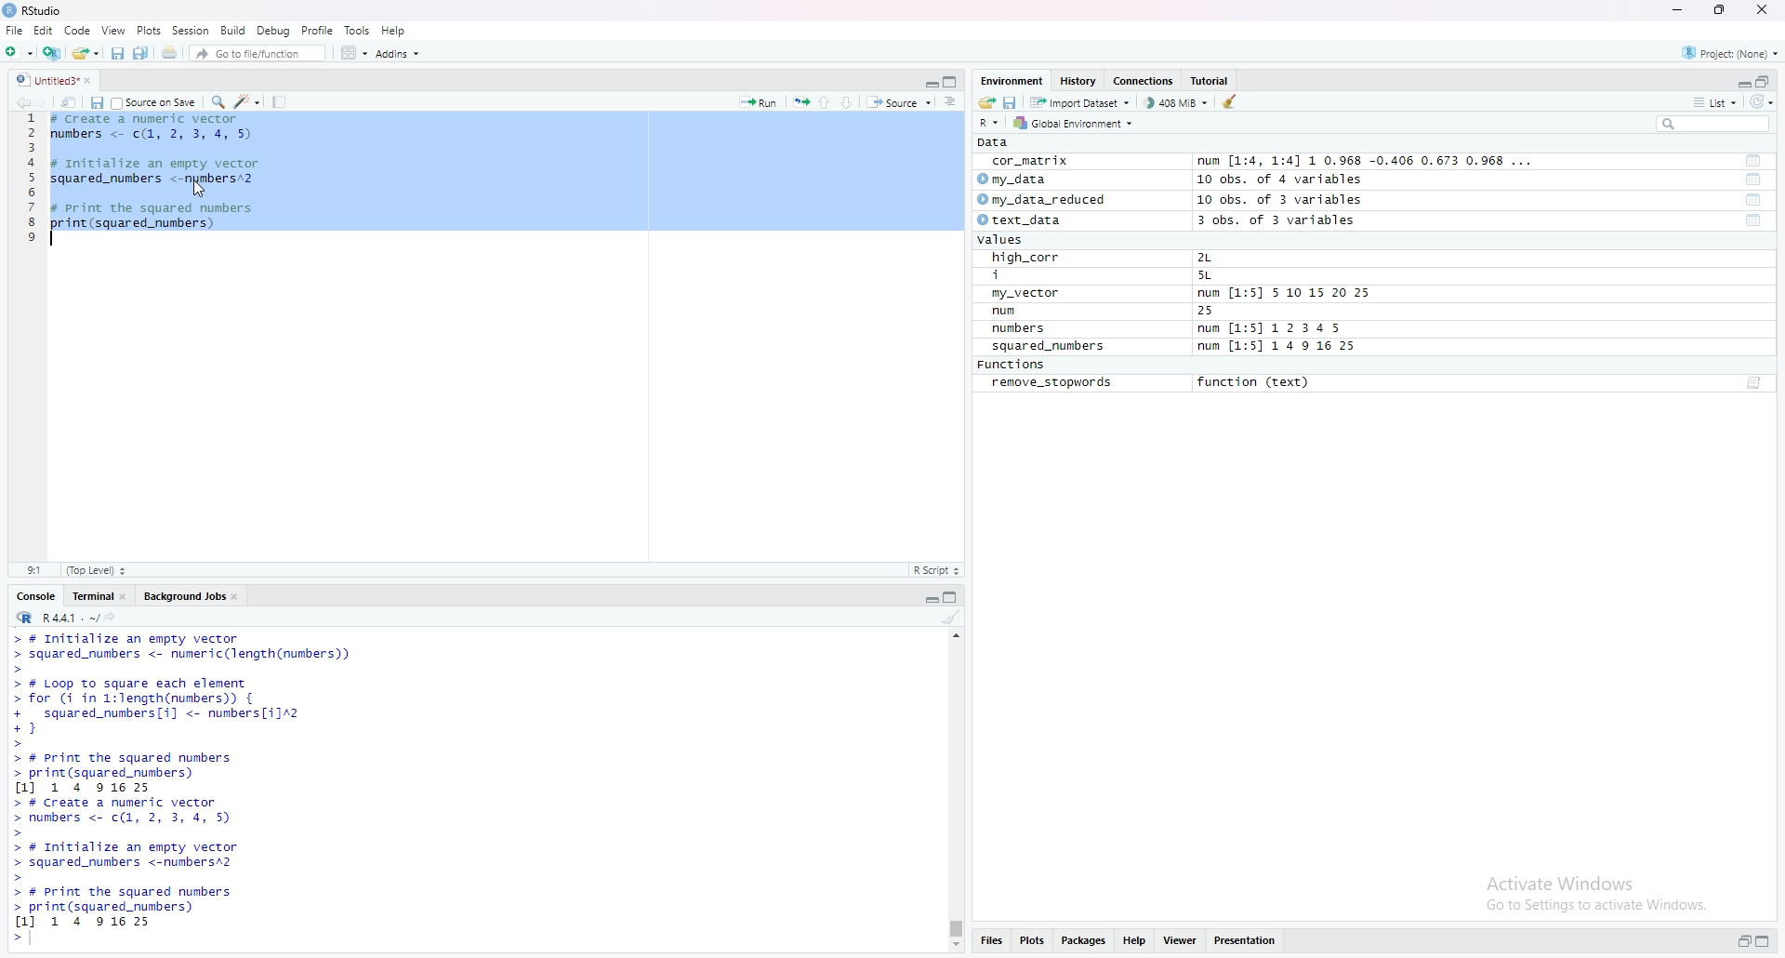 This screenshot has width=1785, height=958. Describe the element at coordinates (1079, 101) in the screenshot. I see `Import Dataset` at that location.